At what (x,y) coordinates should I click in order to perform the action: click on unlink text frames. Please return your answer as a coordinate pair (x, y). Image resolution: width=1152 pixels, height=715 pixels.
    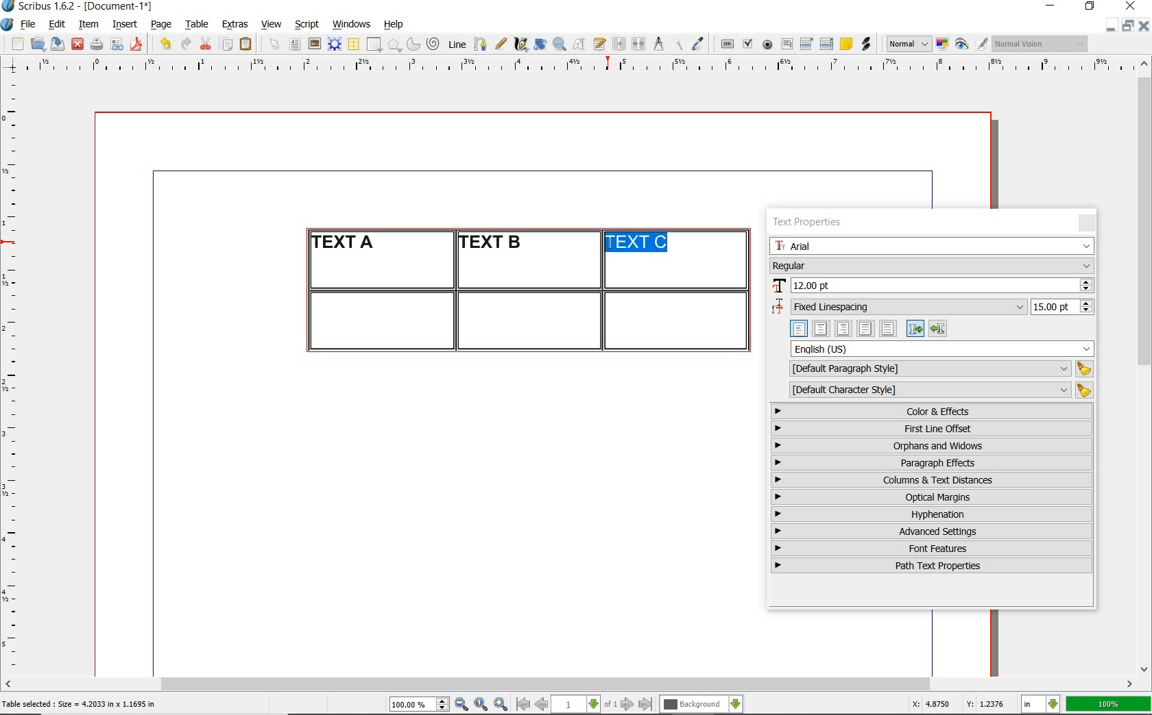
    Looking at the image, I should click on (638, 45).